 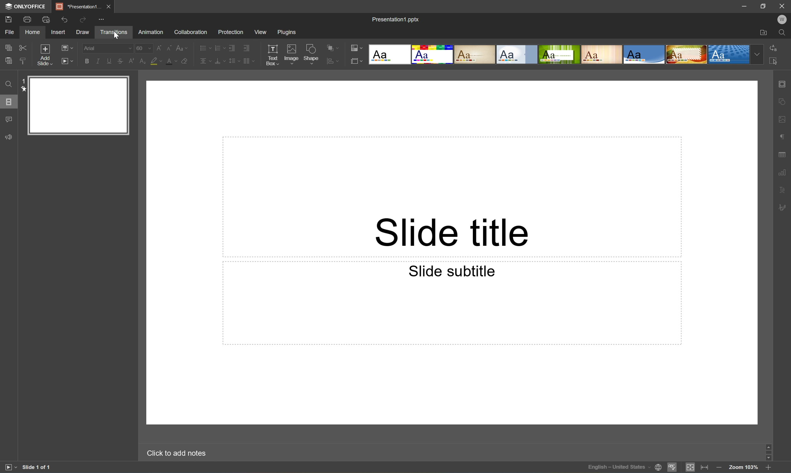 What do you see at coordinates (60, 32) in the screenshot?
I see `Insert` at bounding box center [60, 32].